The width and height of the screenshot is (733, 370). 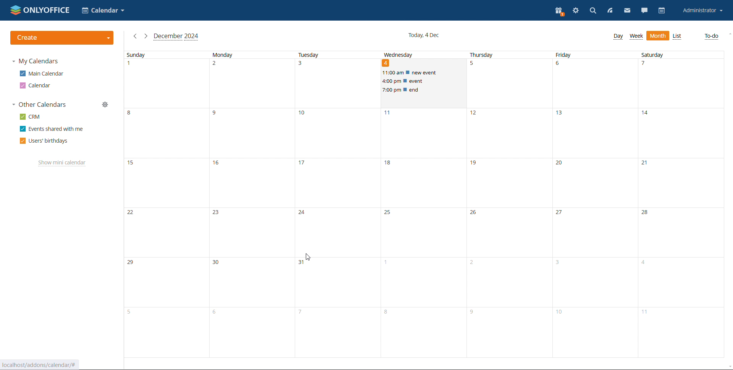 What do you see at coordinates (636, 37) in the screenshot?
I see `week` at bounding box center [636, 37].